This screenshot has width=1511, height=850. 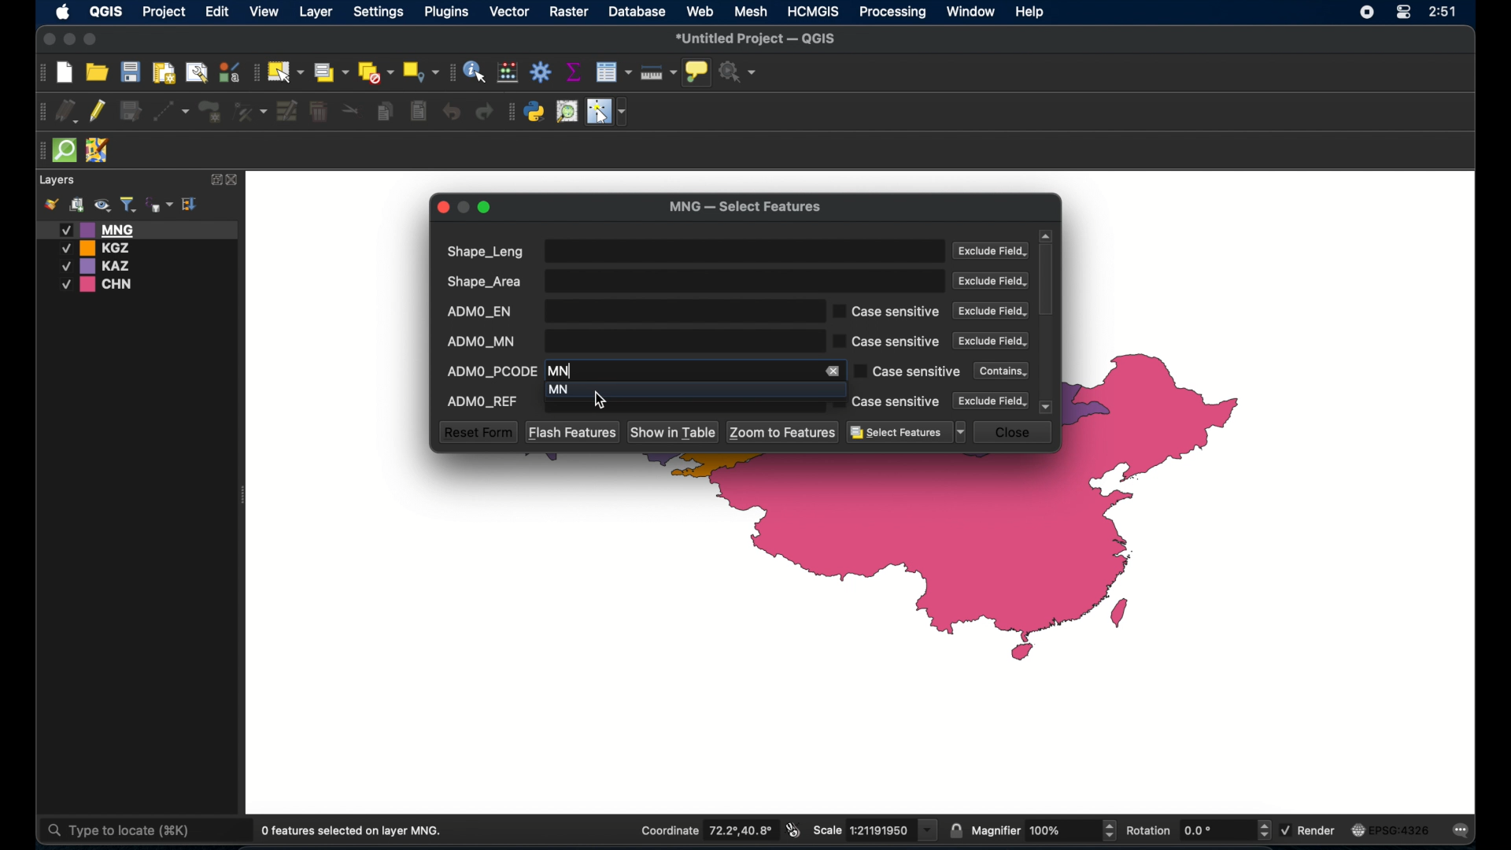 What do you see at coordinates (486, 209) in the screenshot?
I see `maximize` at bounding box center [486, 209].